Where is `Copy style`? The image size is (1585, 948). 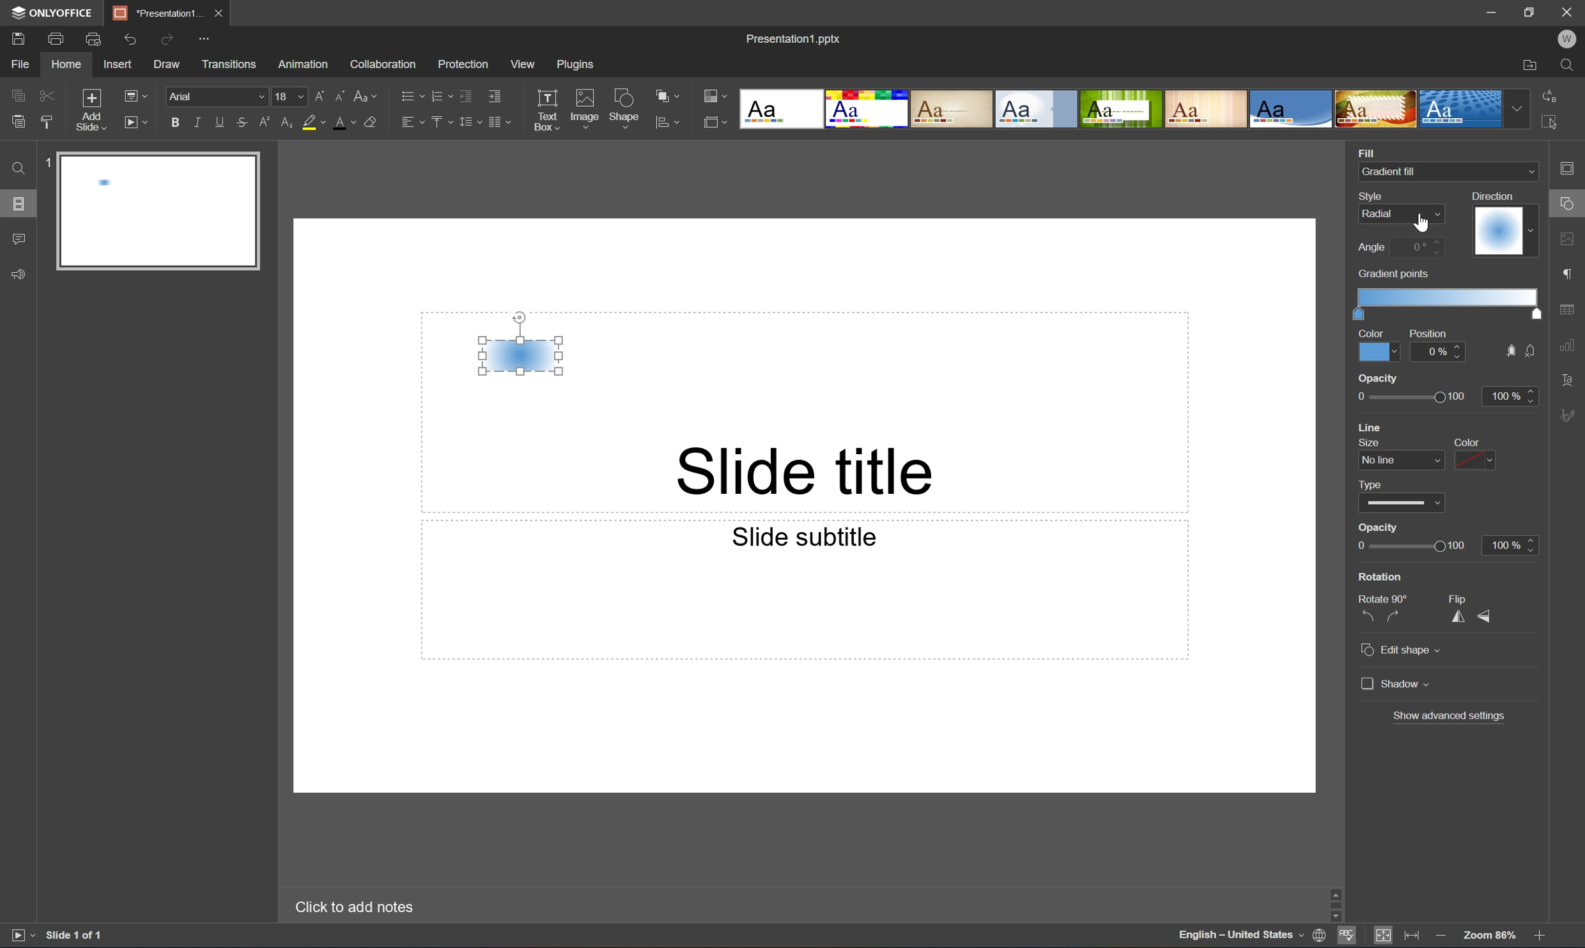 Copy style is located at coordinates (47, 121).